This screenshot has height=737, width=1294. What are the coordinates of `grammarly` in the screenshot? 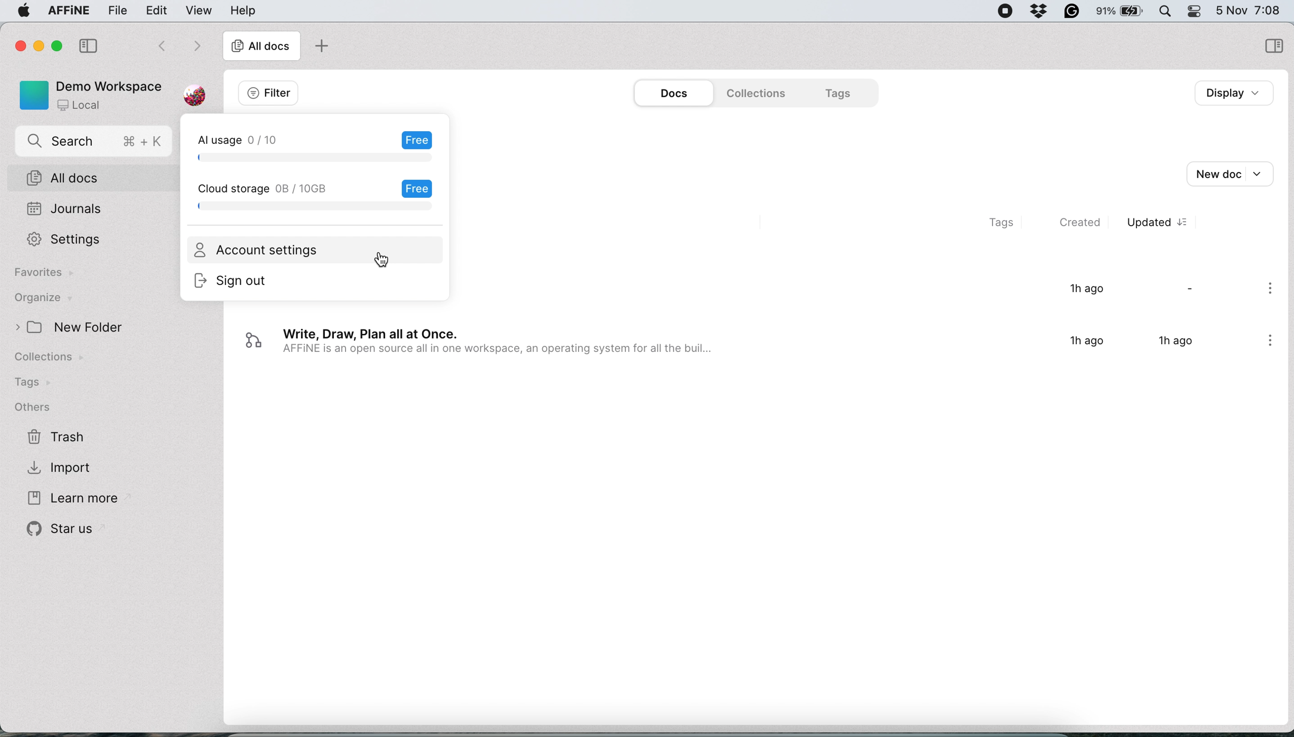 It's located at (1073, 11).